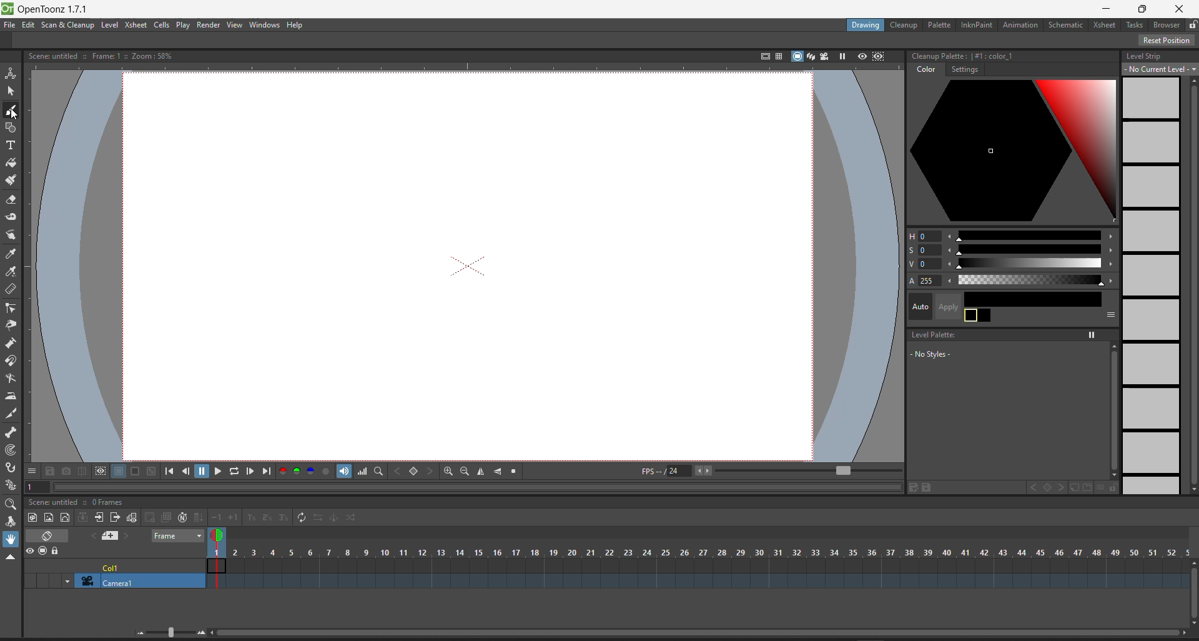 This screenshot has height=641, width=1199. What do you see at coordinates (931, 354) in the screenshot?
I see `no styles` at bounding box center [931, 354].